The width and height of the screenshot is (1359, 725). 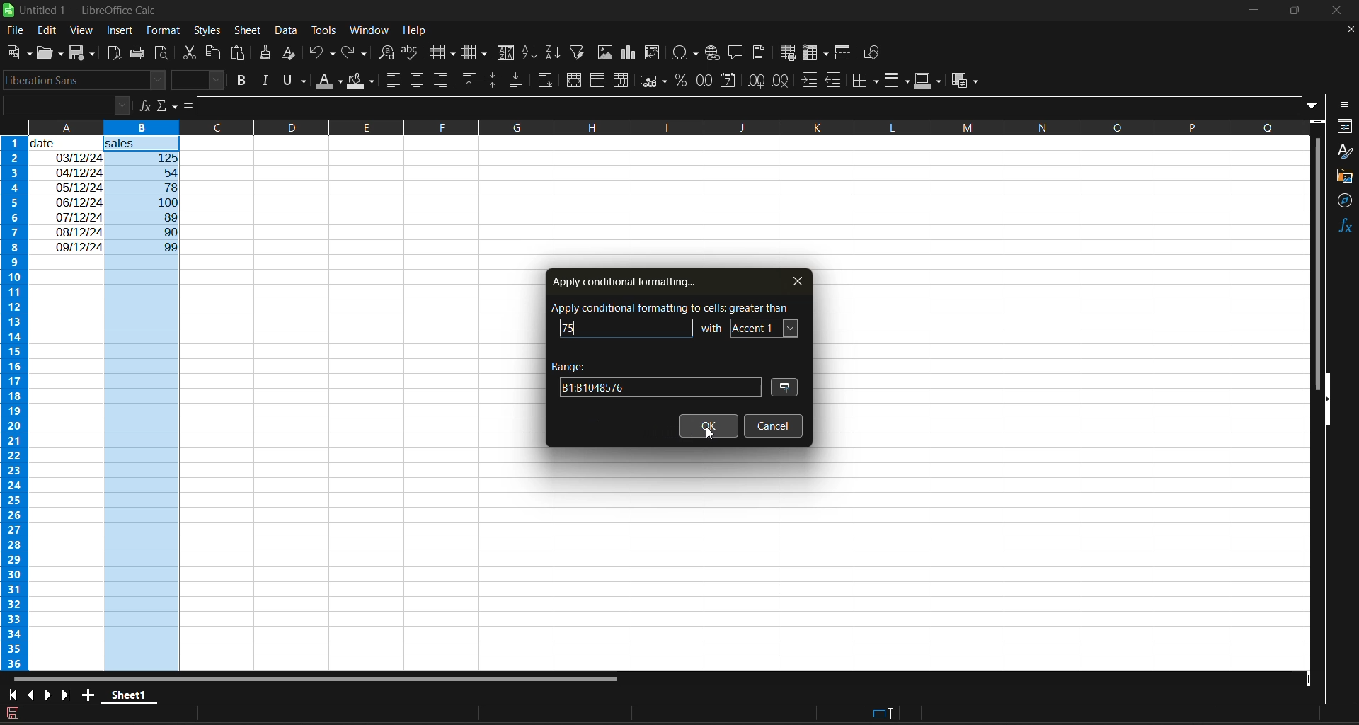 I want to click on insert or edit pivot table, so click(x=653, y=52).